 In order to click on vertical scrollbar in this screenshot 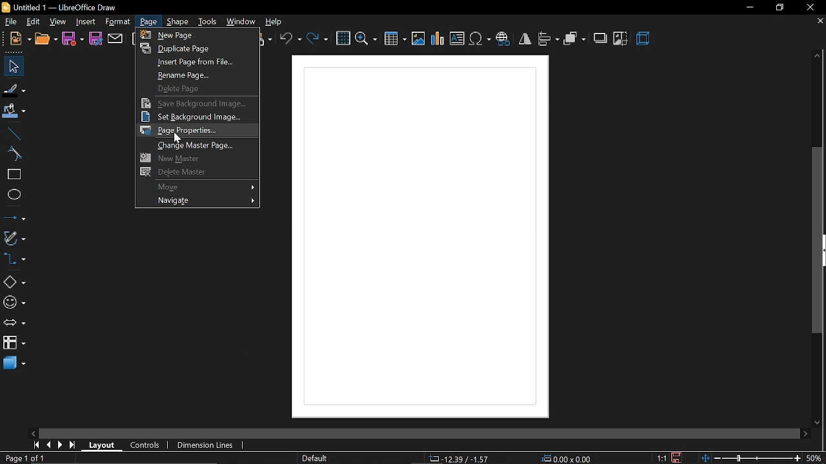, I will do `click(819, 240)`.